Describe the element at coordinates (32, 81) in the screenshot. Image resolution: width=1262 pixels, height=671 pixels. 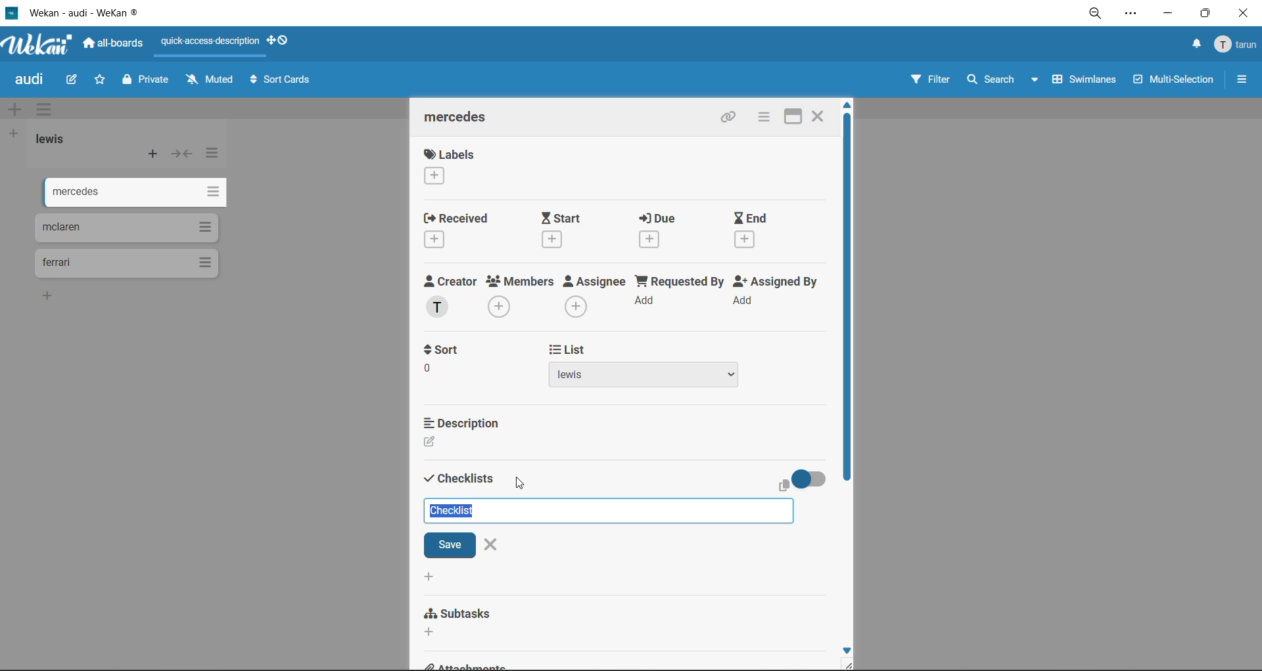
I see `board title` at that location.